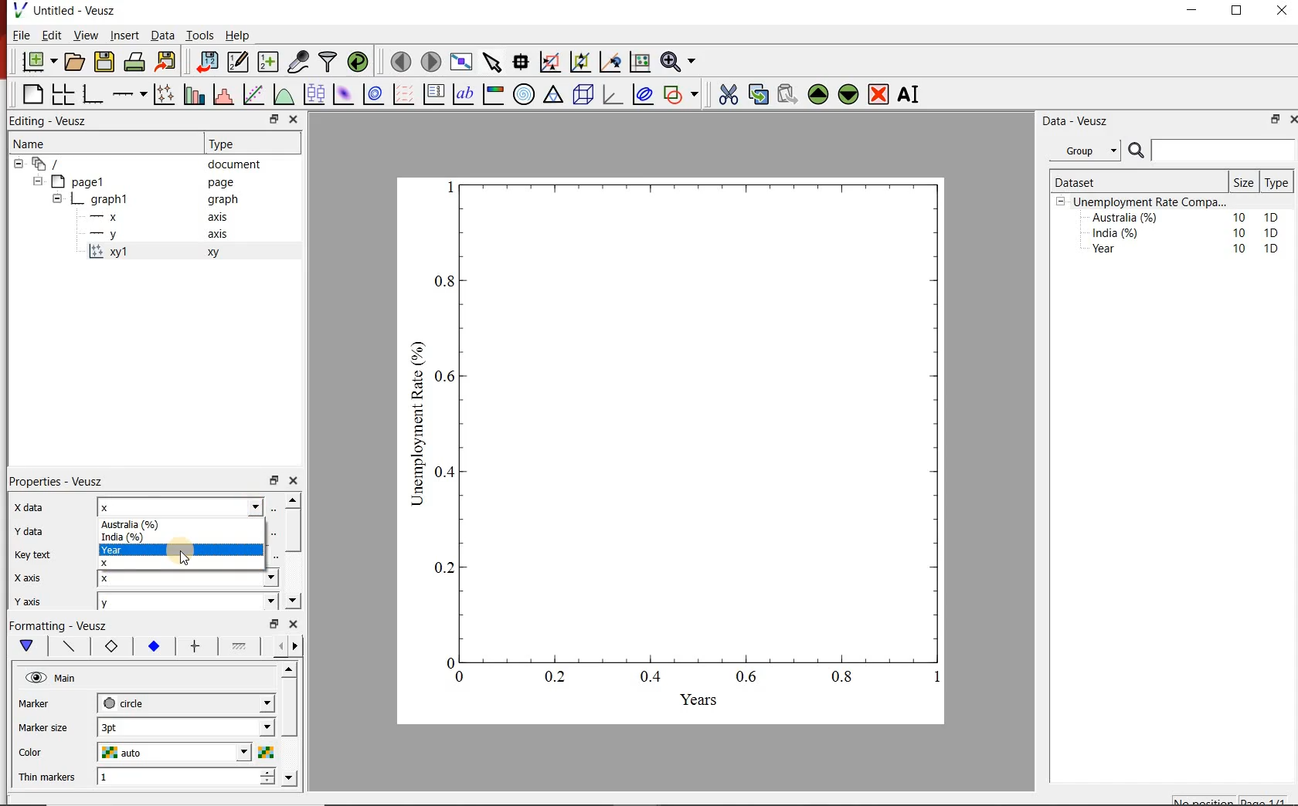 The image size is (1298, 806). What do you see at coordinates (358, 61) in the screenshot?
I see `reload datasets` at bounding box center [358, 61].